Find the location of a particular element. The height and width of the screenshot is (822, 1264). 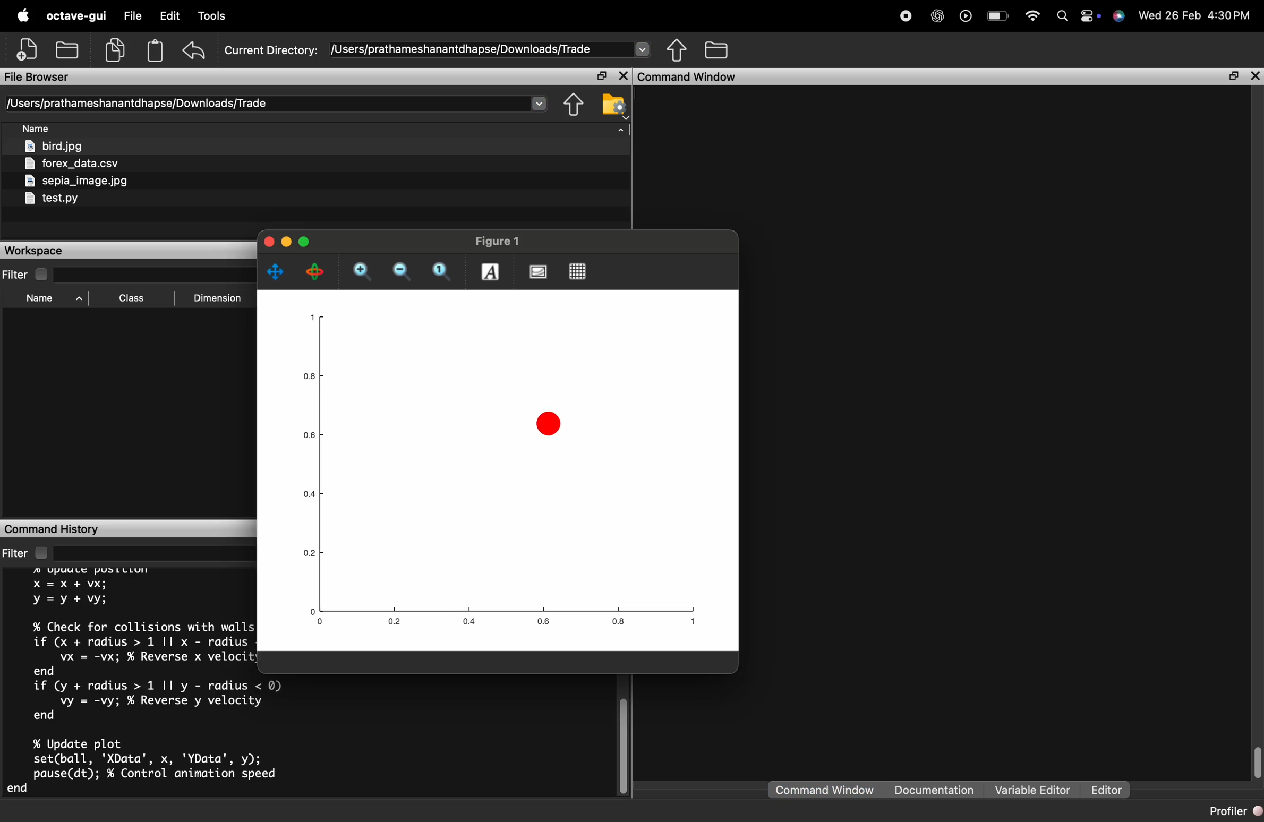

Name ^ is located at coordinates (55, 299).